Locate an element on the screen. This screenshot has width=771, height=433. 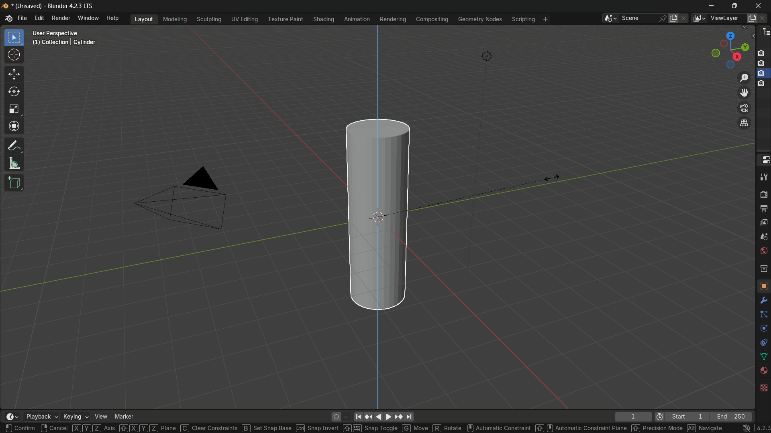
add workplace is located at coordinates (547, 19).